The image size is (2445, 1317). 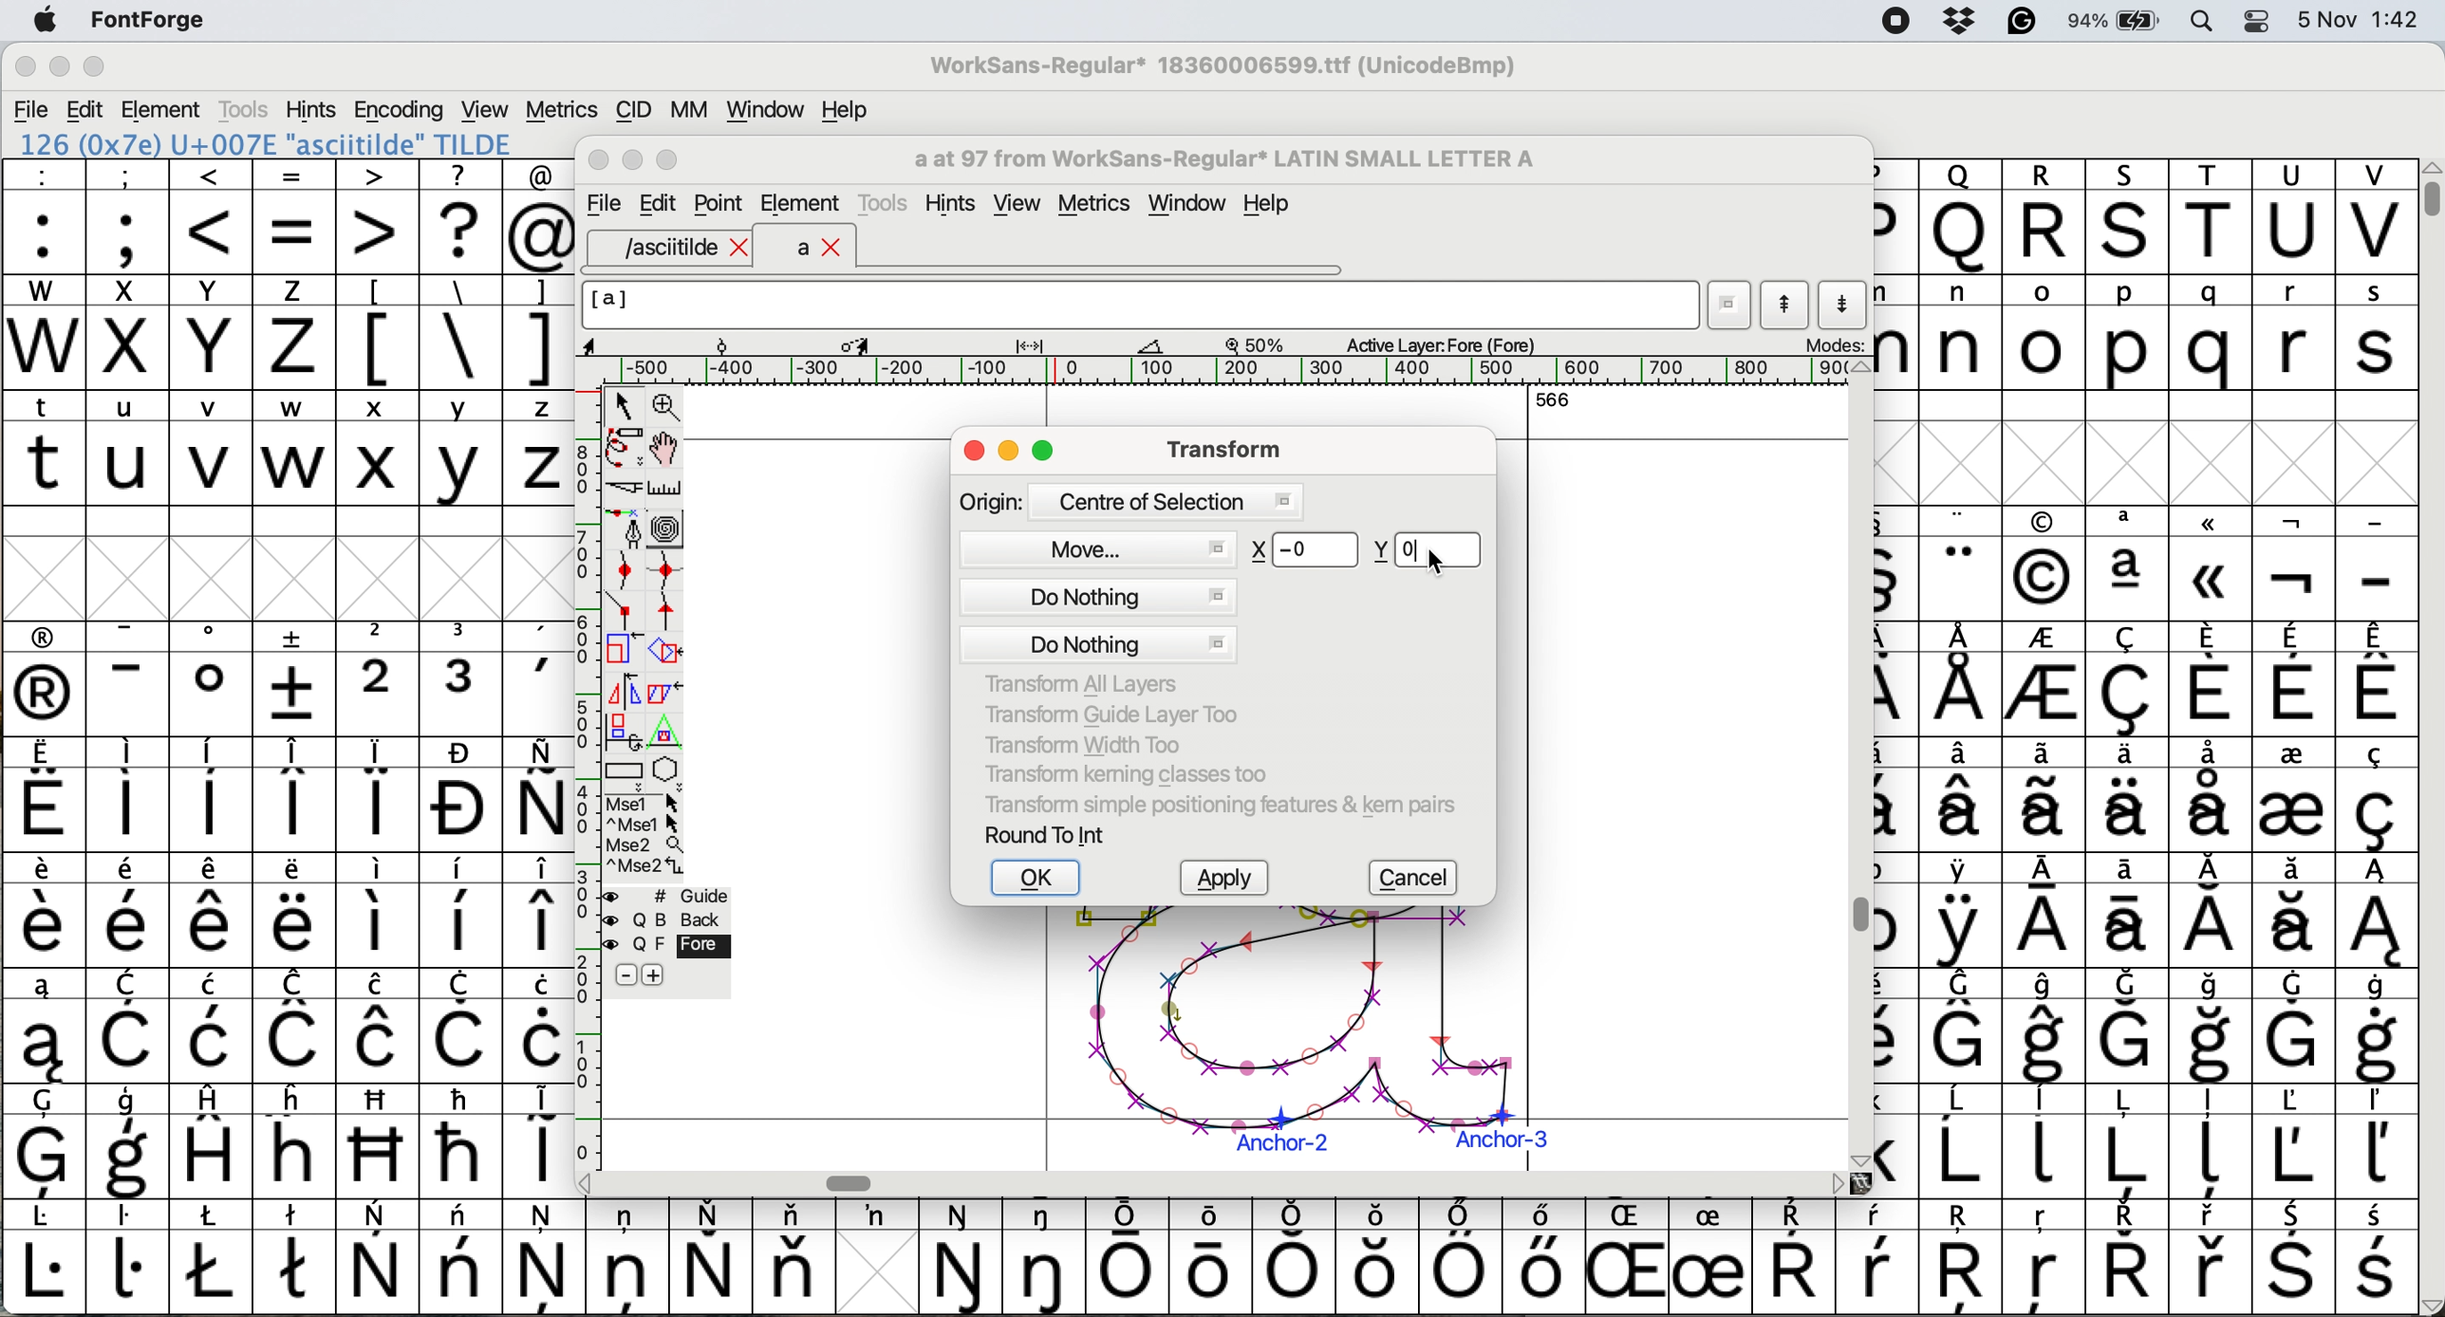 I want to click on Close, so click(x=600, y=161).